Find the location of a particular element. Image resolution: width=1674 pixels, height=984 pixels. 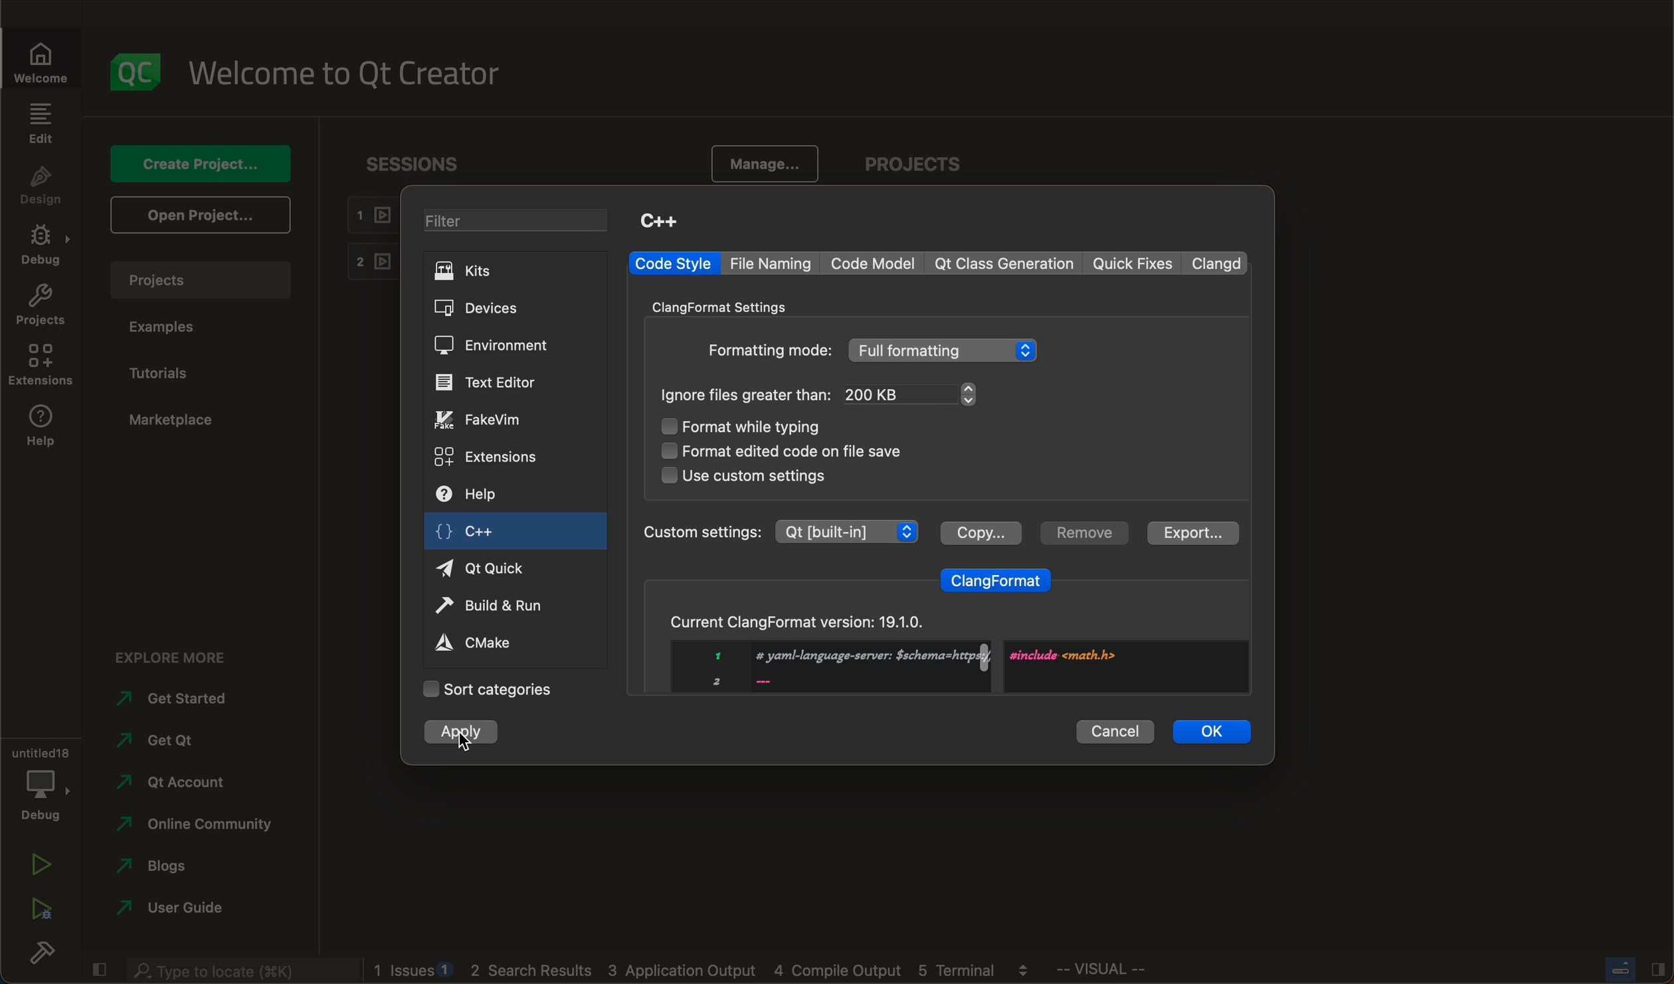

logo is located at coordinates (138, 72).